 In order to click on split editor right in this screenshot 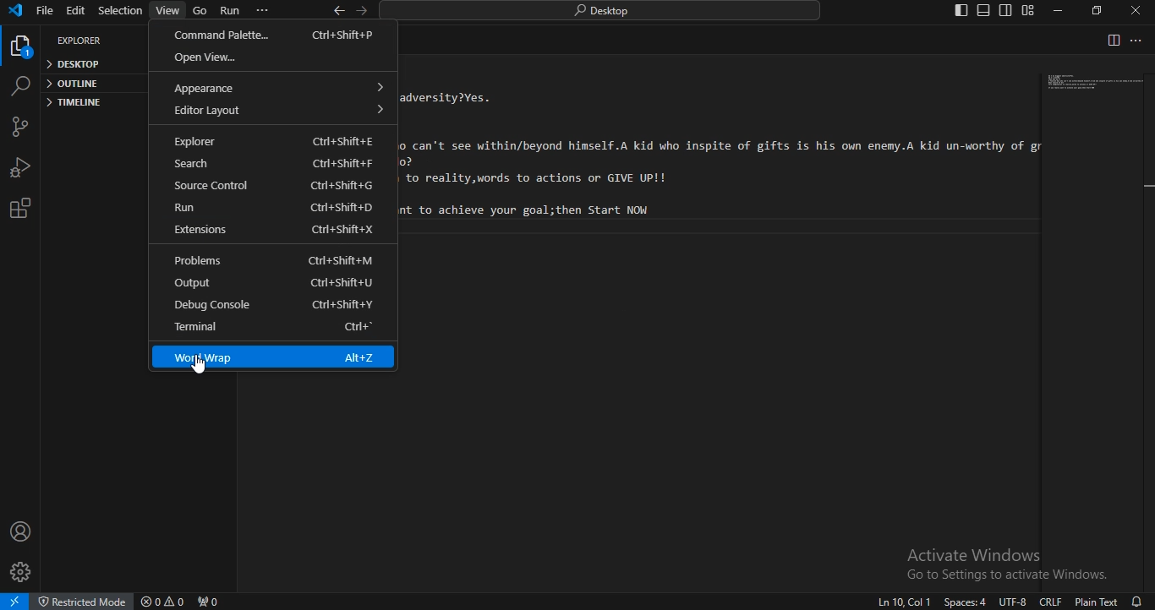, I will do `click(1111, 40)`.